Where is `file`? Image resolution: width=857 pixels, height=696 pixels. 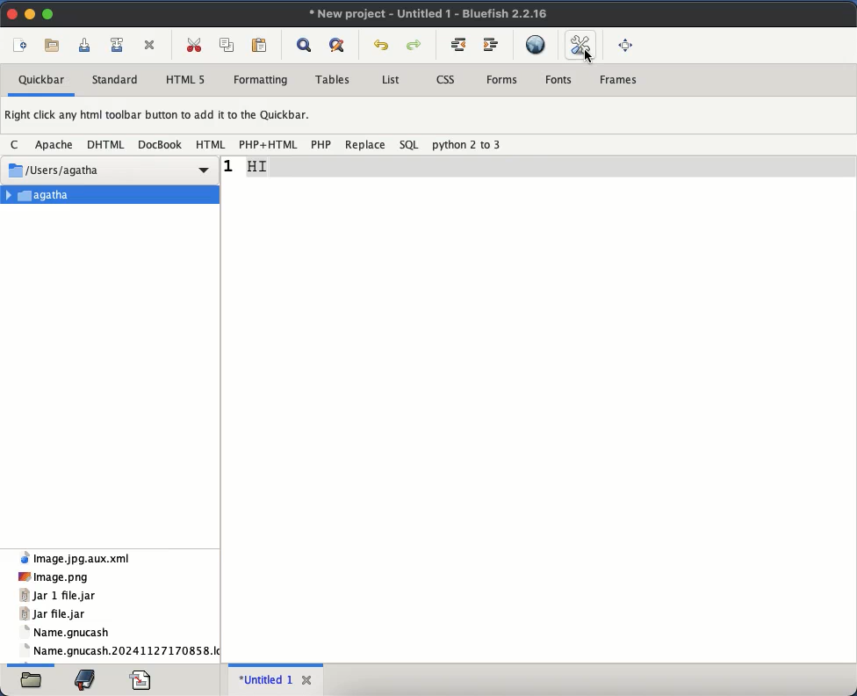 file is located at coordinates (32, 682).